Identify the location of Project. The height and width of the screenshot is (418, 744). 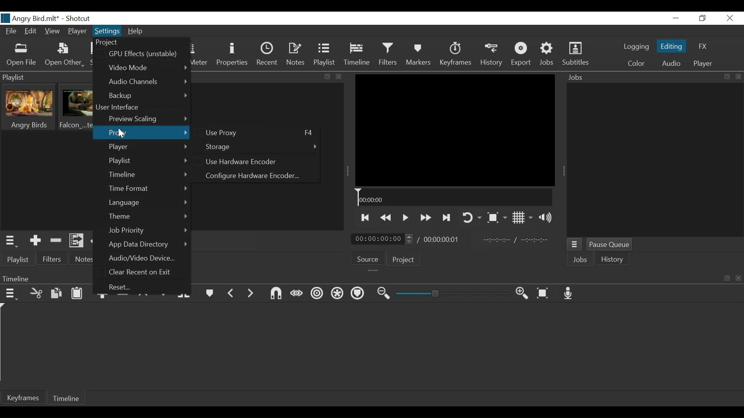
(406, 260).